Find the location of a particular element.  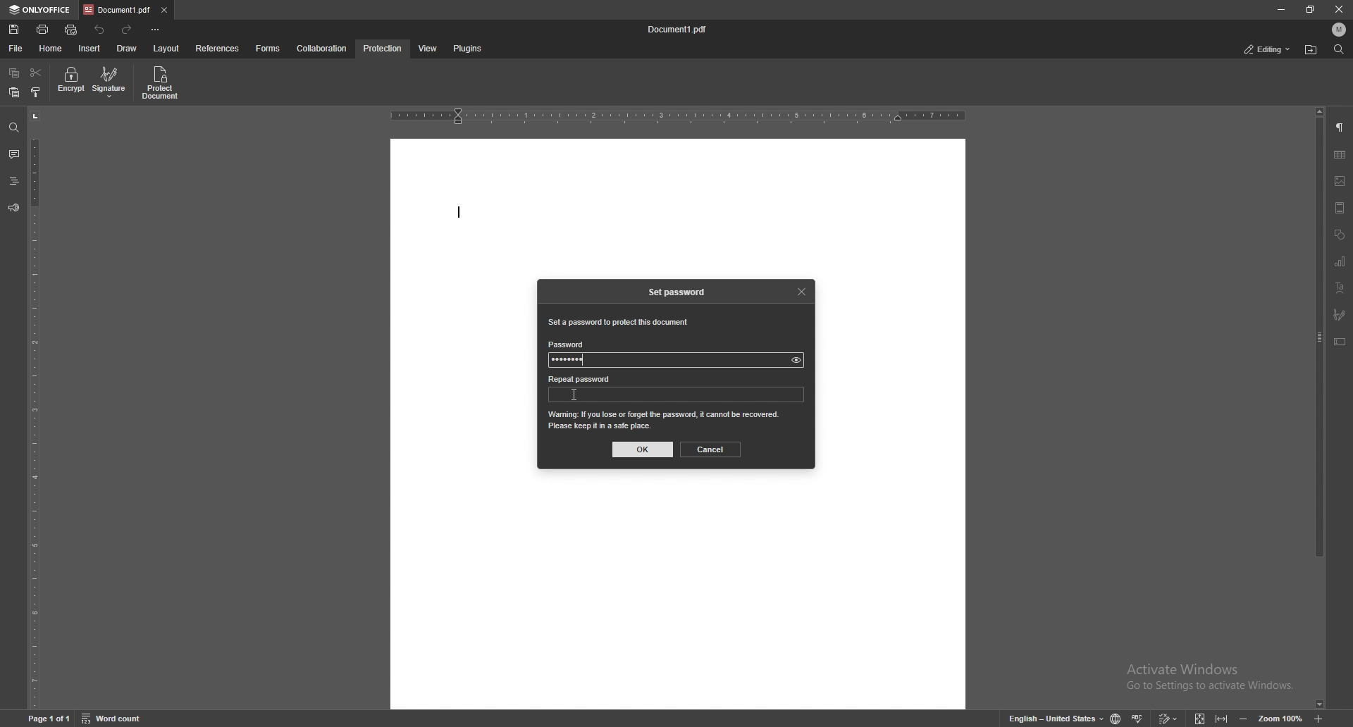

password input is located at coordinates (676, 394).